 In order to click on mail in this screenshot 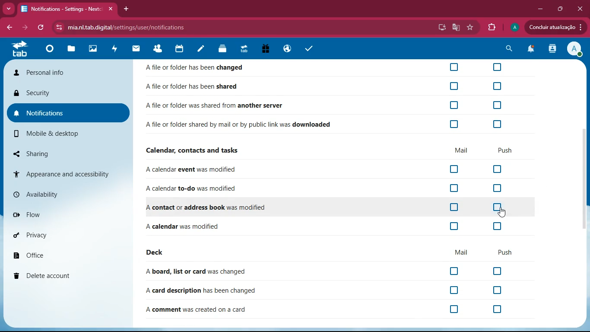, I will do `click(460, 151)`.